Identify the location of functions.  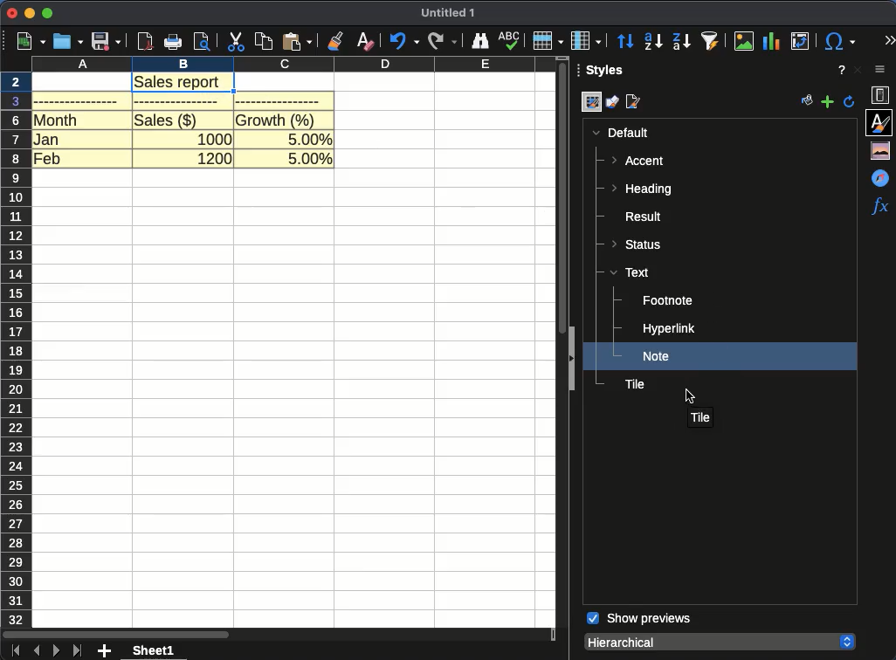
(879, 205).